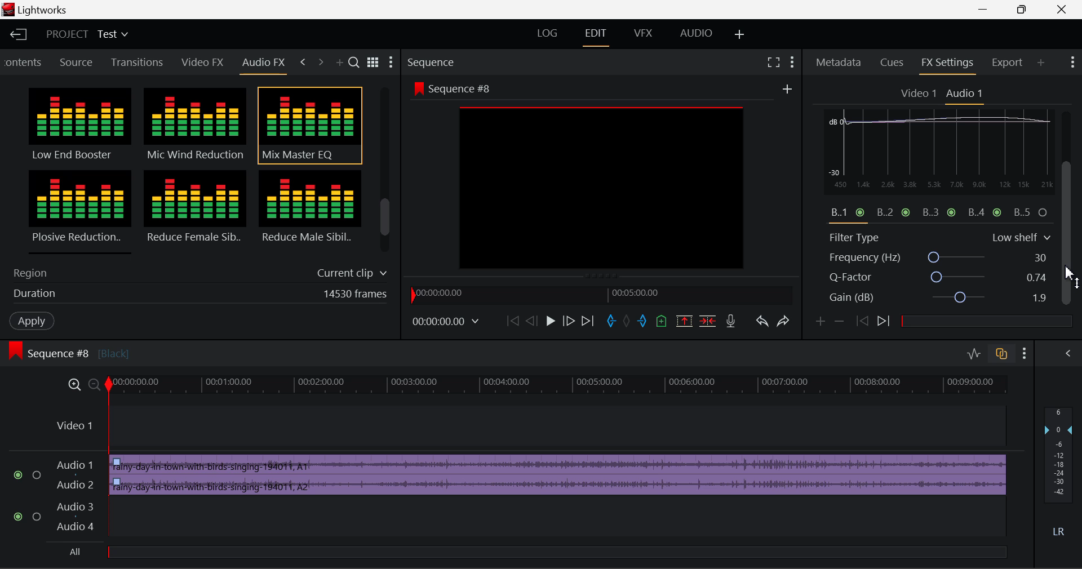  Describe the element at coordinates (264, 63) in the screenshot. I see `Audio FX ` at that location.